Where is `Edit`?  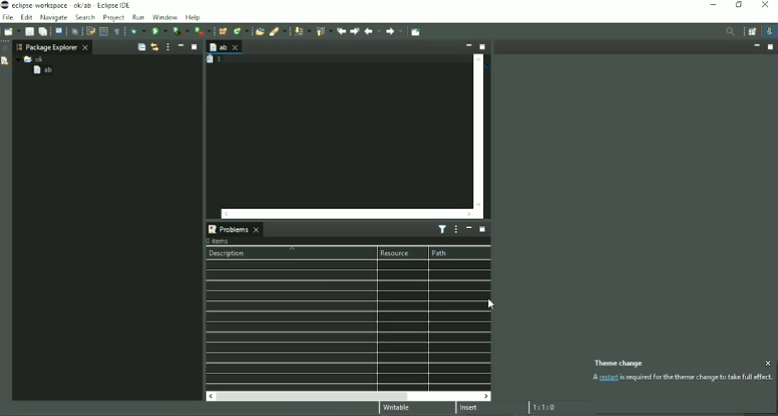
Edit is located at coordinates (26, 18).